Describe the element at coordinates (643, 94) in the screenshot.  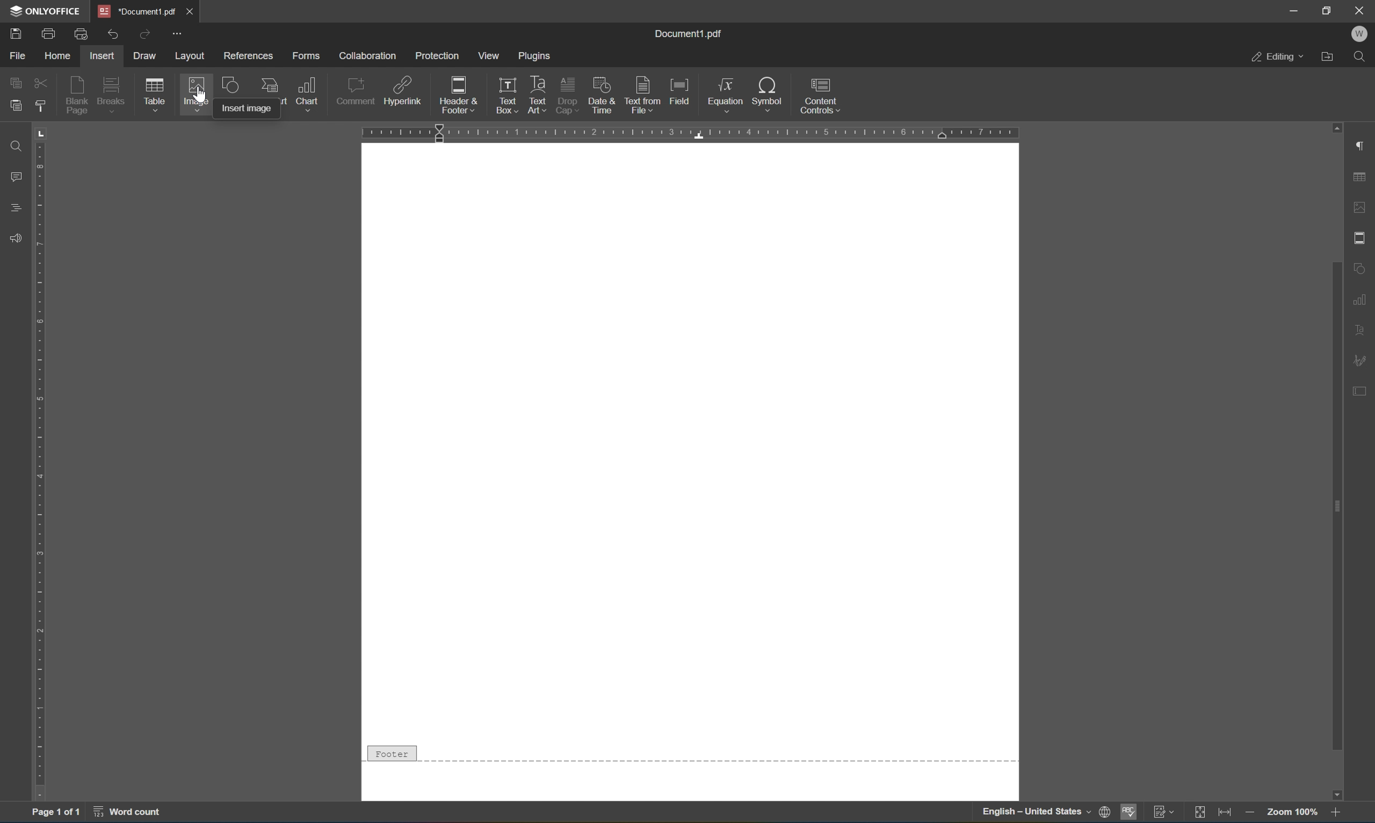
I see `text from file` at that location.